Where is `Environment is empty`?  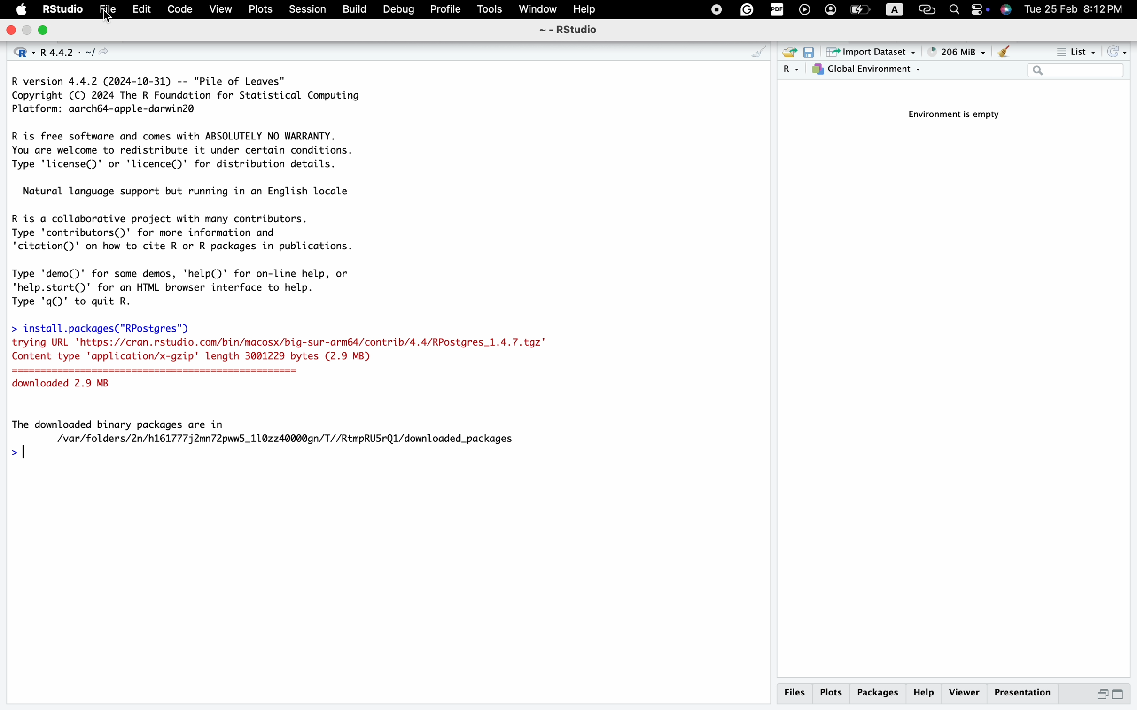 Environment is empty is located at coordinates (959, 115).